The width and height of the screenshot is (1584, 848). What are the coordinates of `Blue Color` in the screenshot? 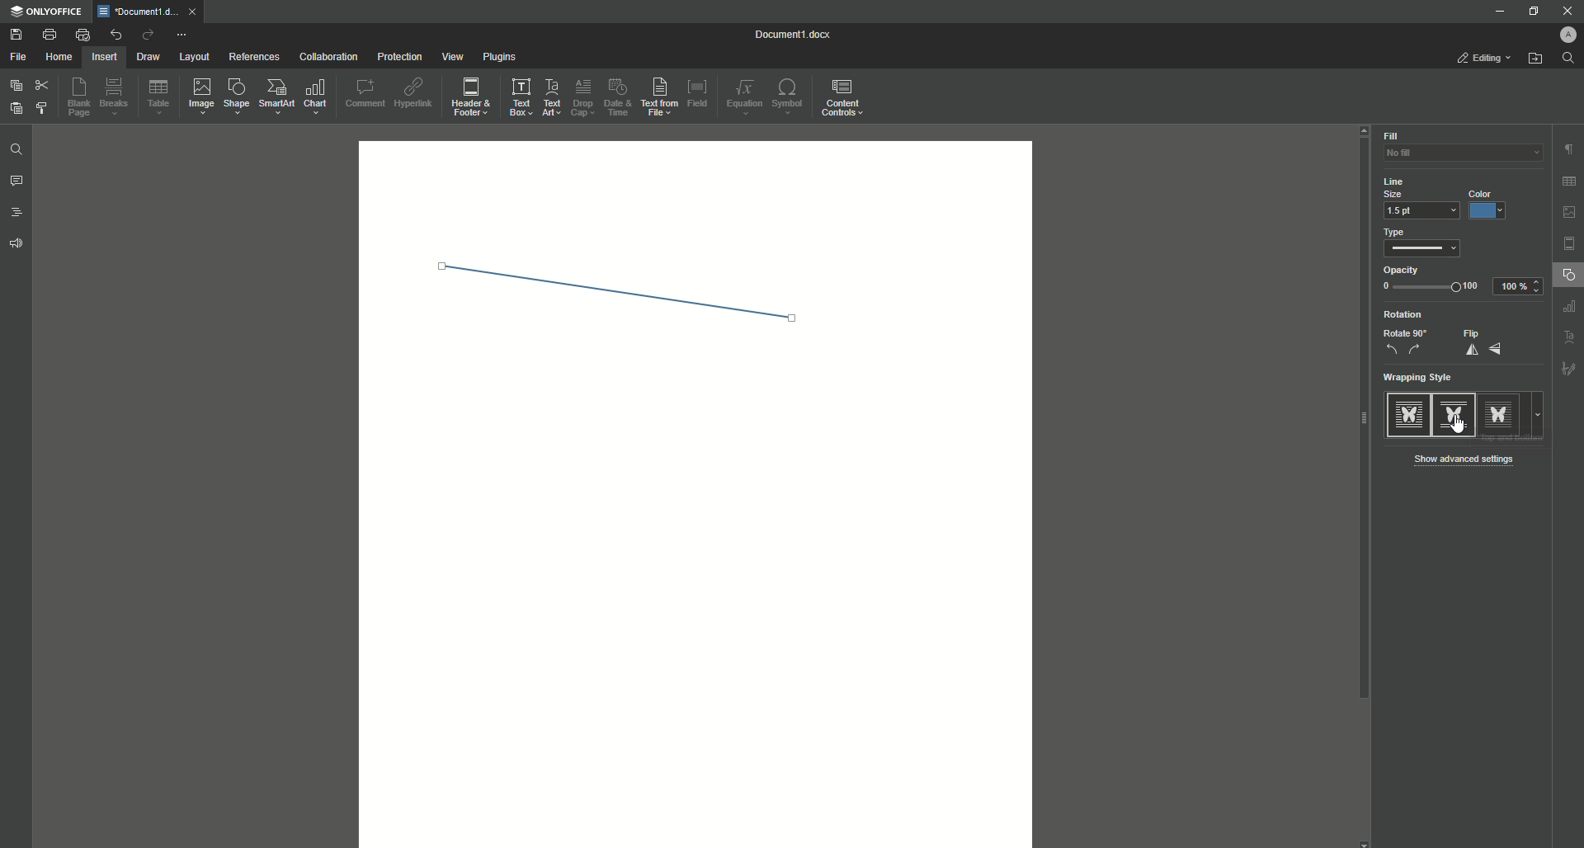 It's located at (1492, 205).